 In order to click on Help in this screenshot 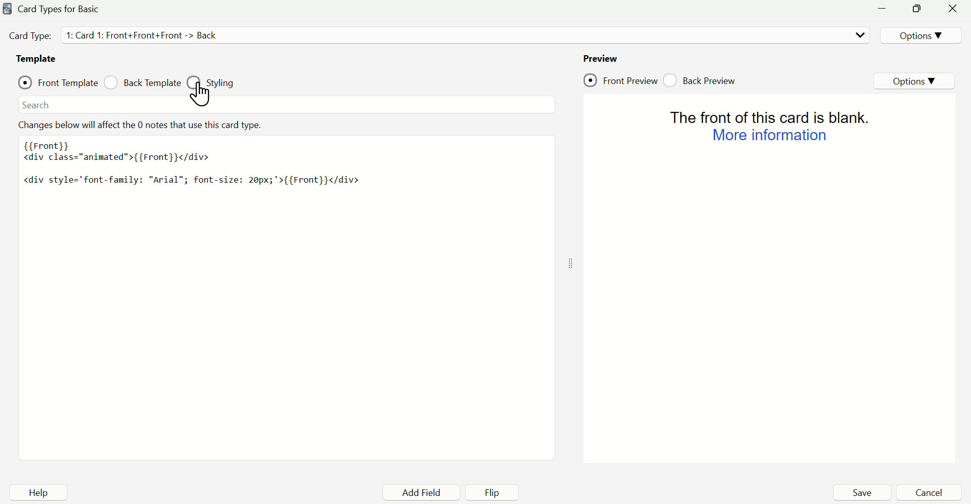, I will do `click(37, 493)`.